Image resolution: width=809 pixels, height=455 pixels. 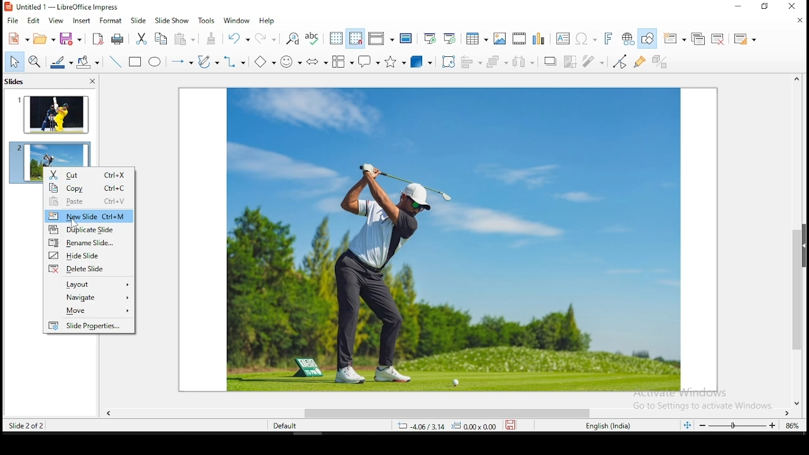 I want to click on display views, so click(x=382, y=37).